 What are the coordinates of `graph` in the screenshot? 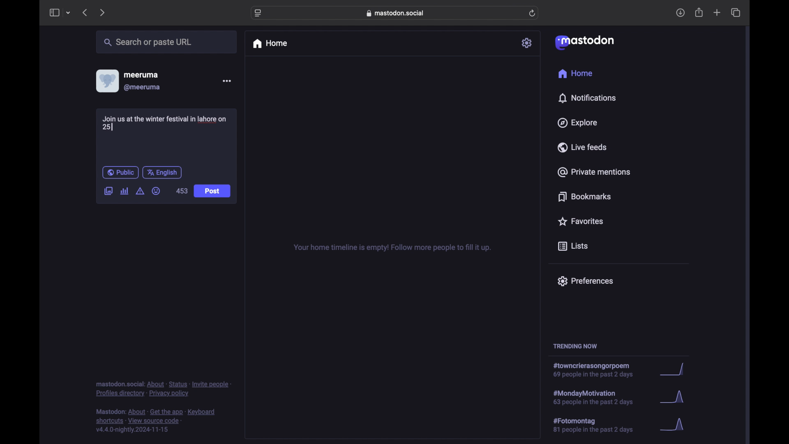 It's located at (675, 425).